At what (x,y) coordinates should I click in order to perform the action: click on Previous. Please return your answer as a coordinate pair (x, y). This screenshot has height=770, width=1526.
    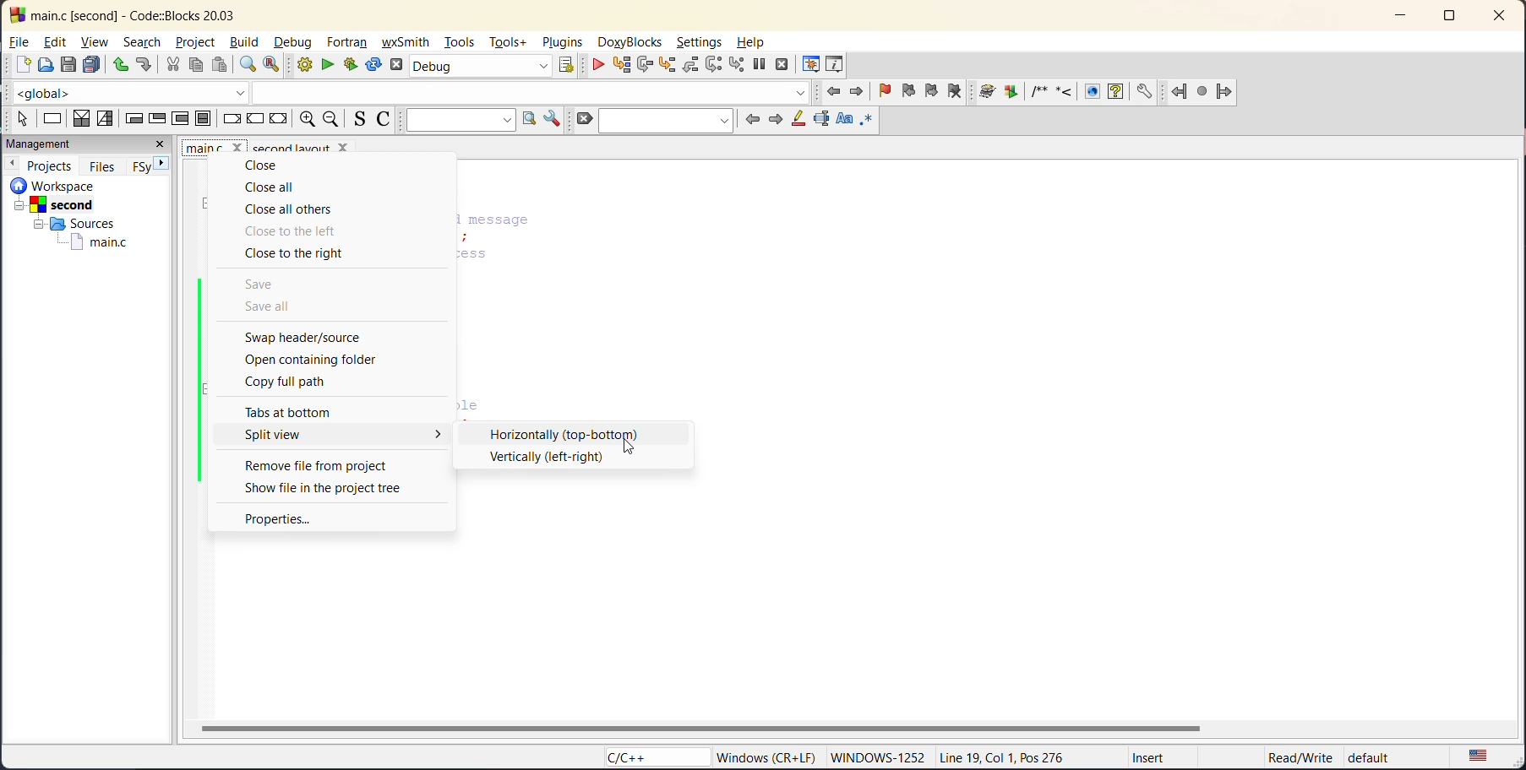
    Looking at the image, I should click on (14, 162).